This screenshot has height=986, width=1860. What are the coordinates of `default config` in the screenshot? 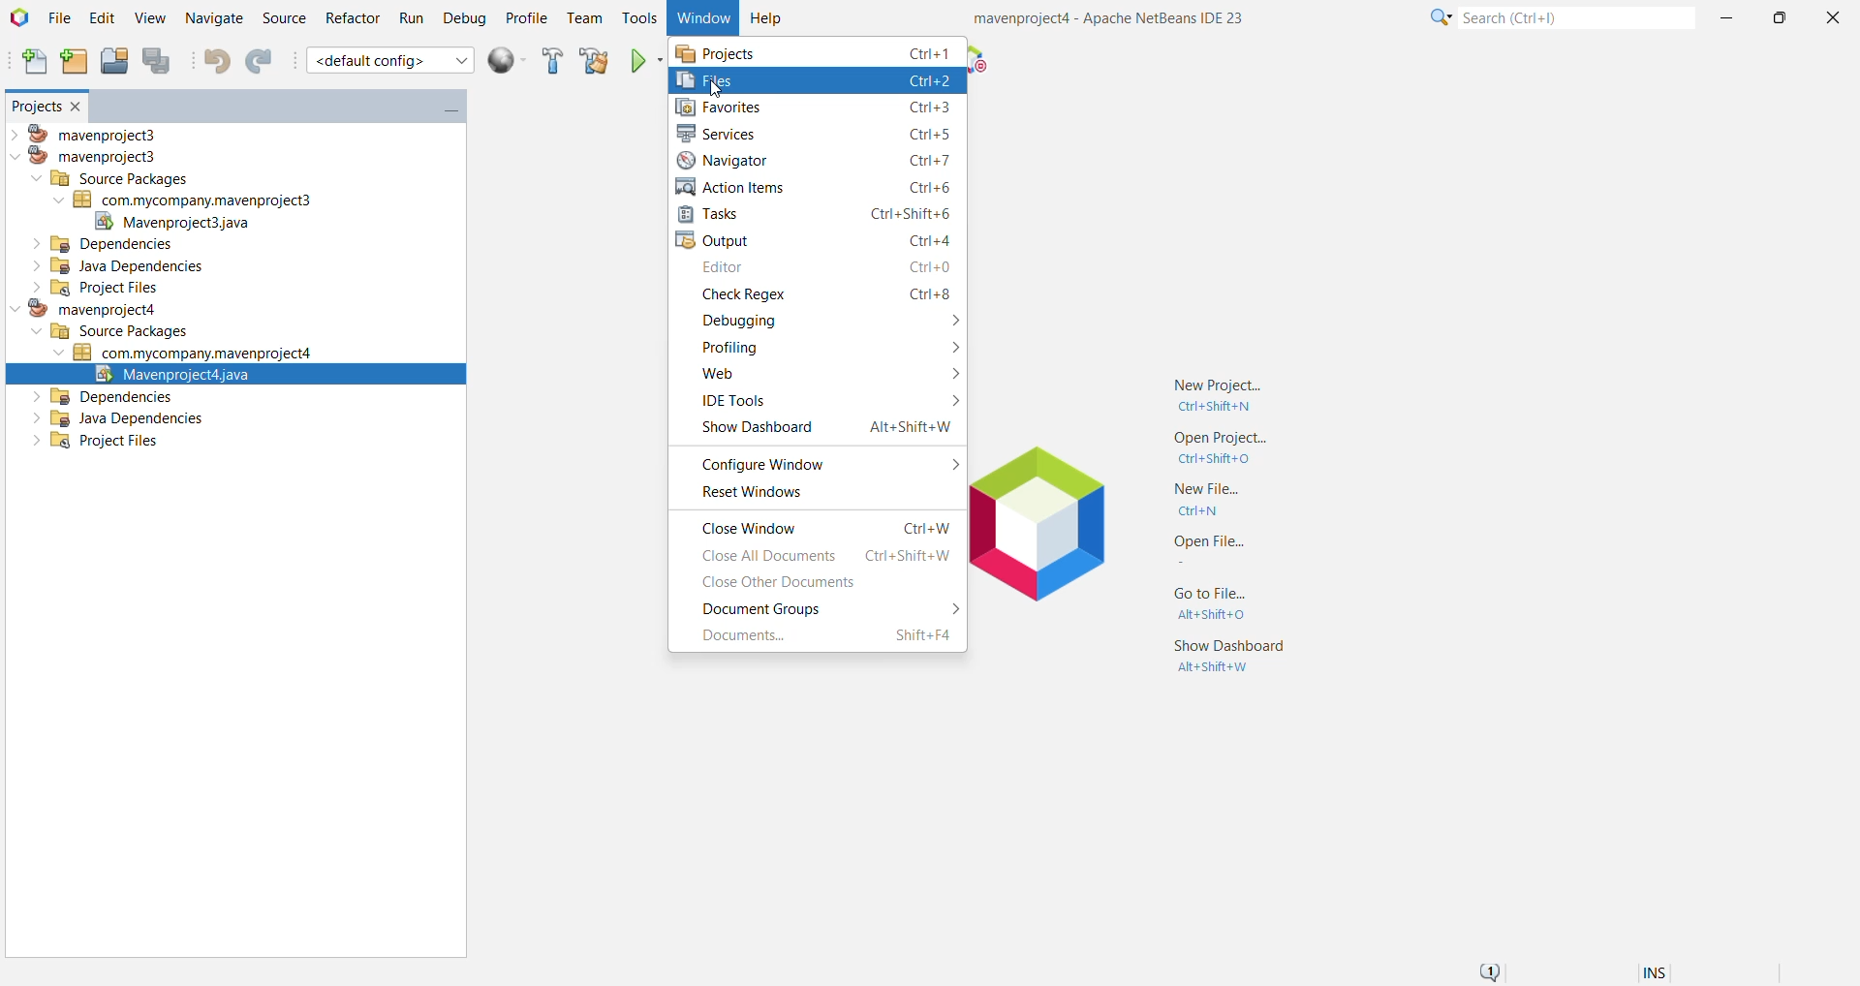 It's located at (392, 61).